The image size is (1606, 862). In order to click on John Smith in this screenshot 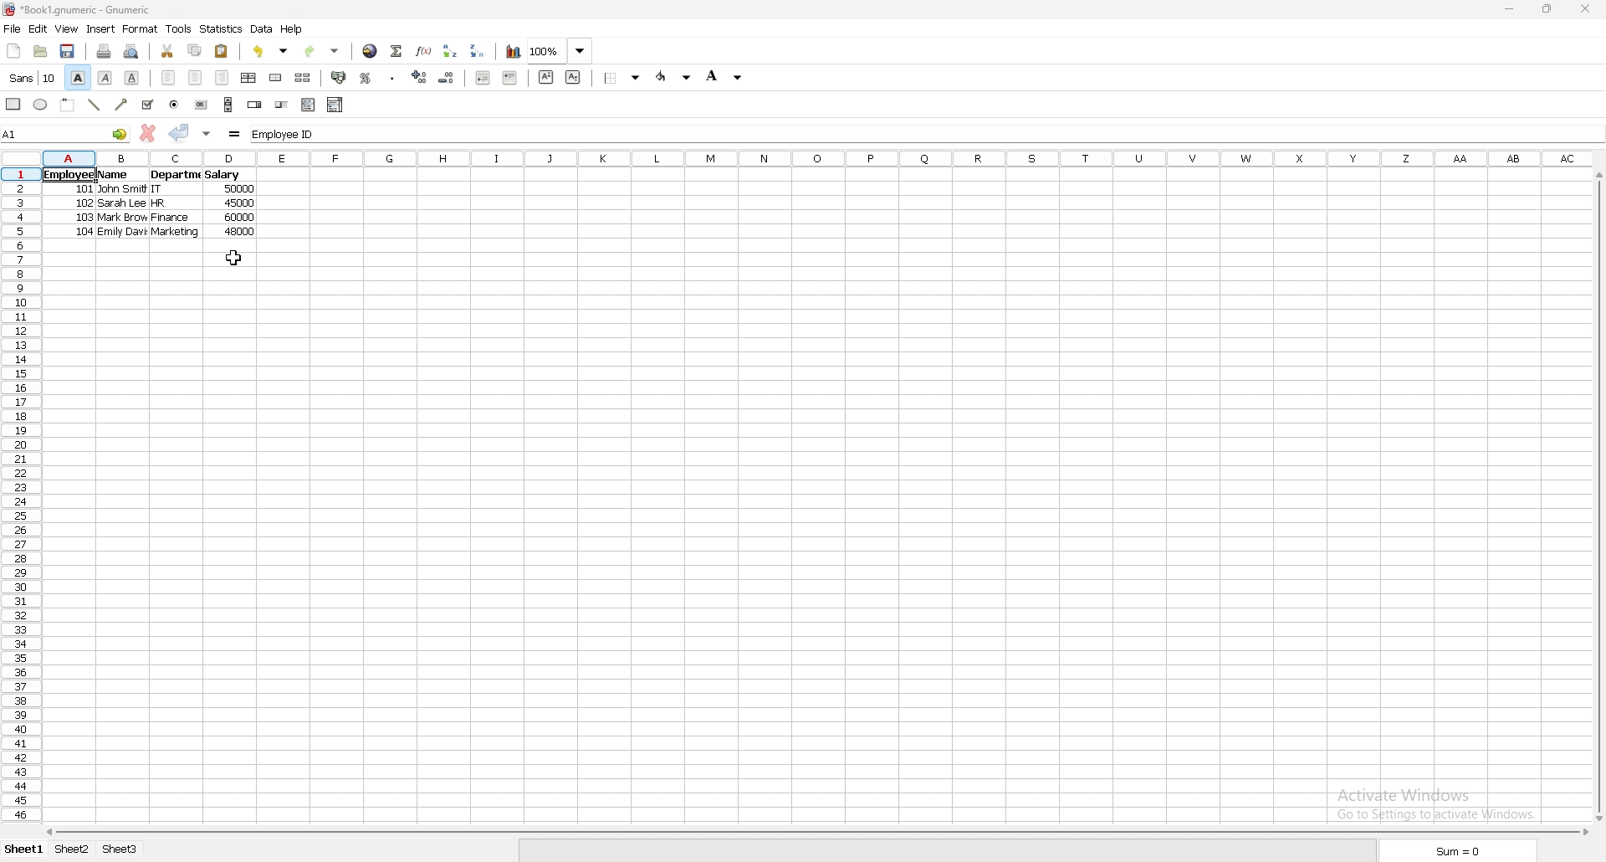, I will do `click(122, 190)`.